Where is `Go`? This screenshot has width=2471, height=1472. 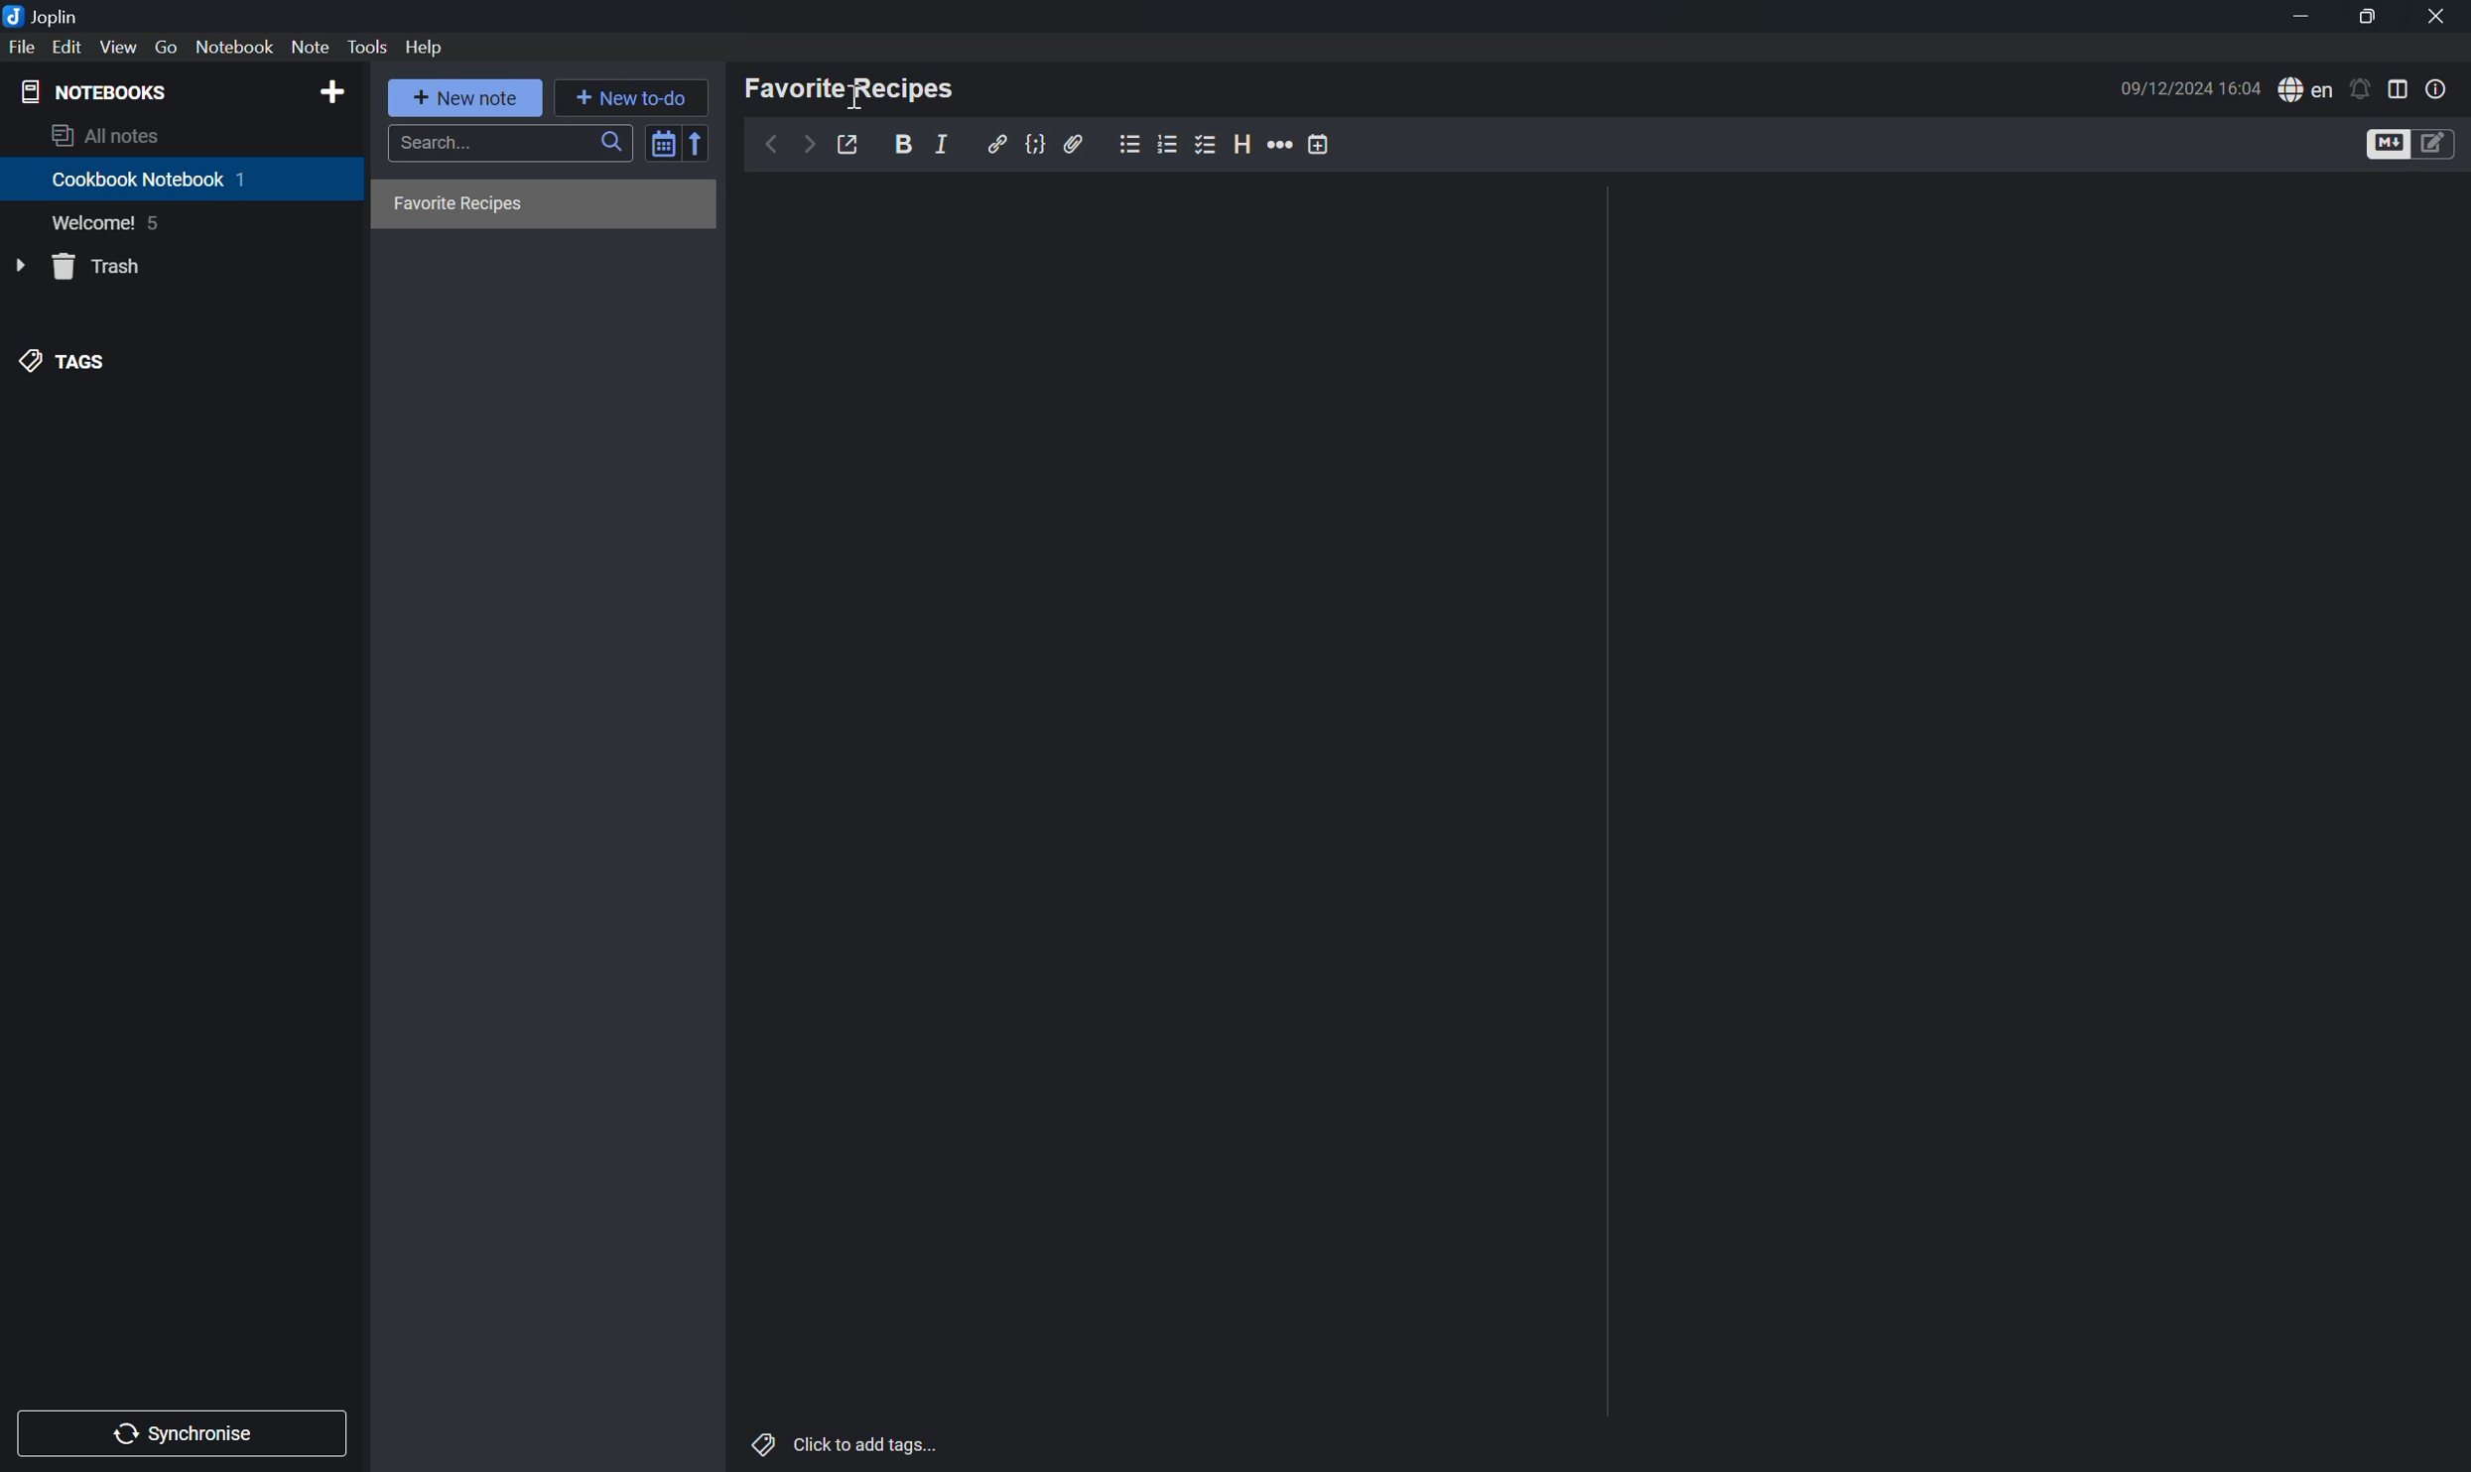 Go is located at coordinates (169, 48).